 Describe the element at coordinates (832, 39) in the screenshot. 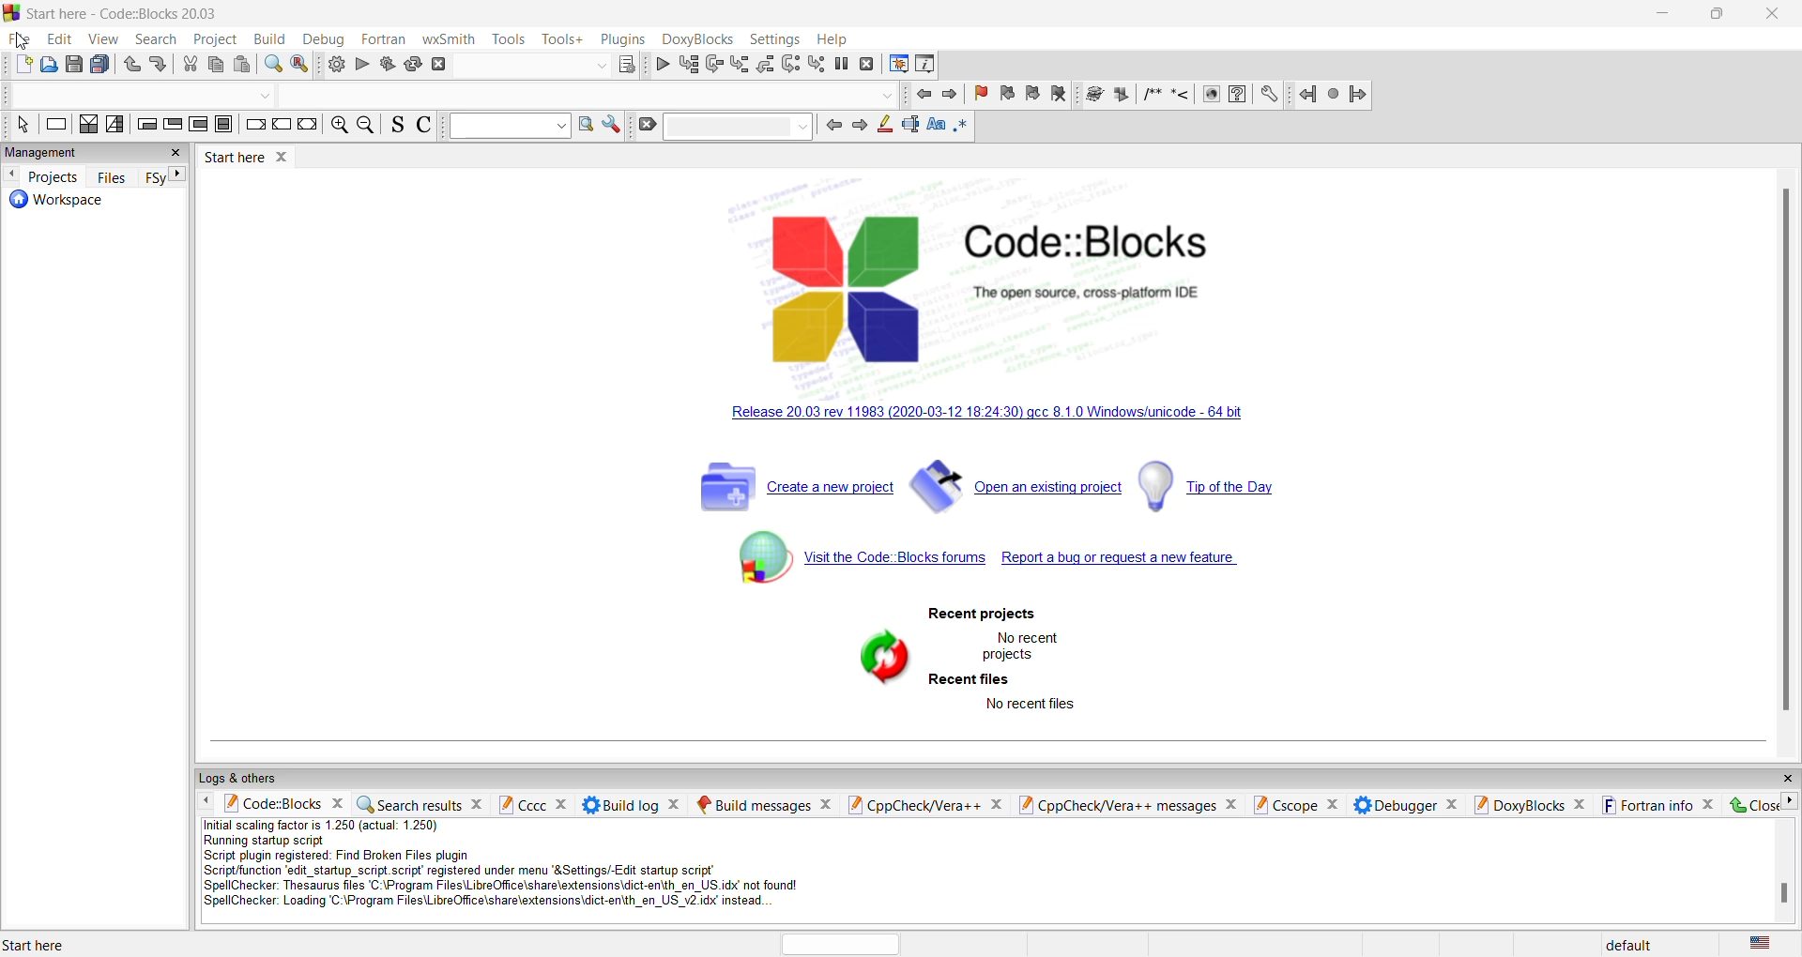

I see `help` at that location.